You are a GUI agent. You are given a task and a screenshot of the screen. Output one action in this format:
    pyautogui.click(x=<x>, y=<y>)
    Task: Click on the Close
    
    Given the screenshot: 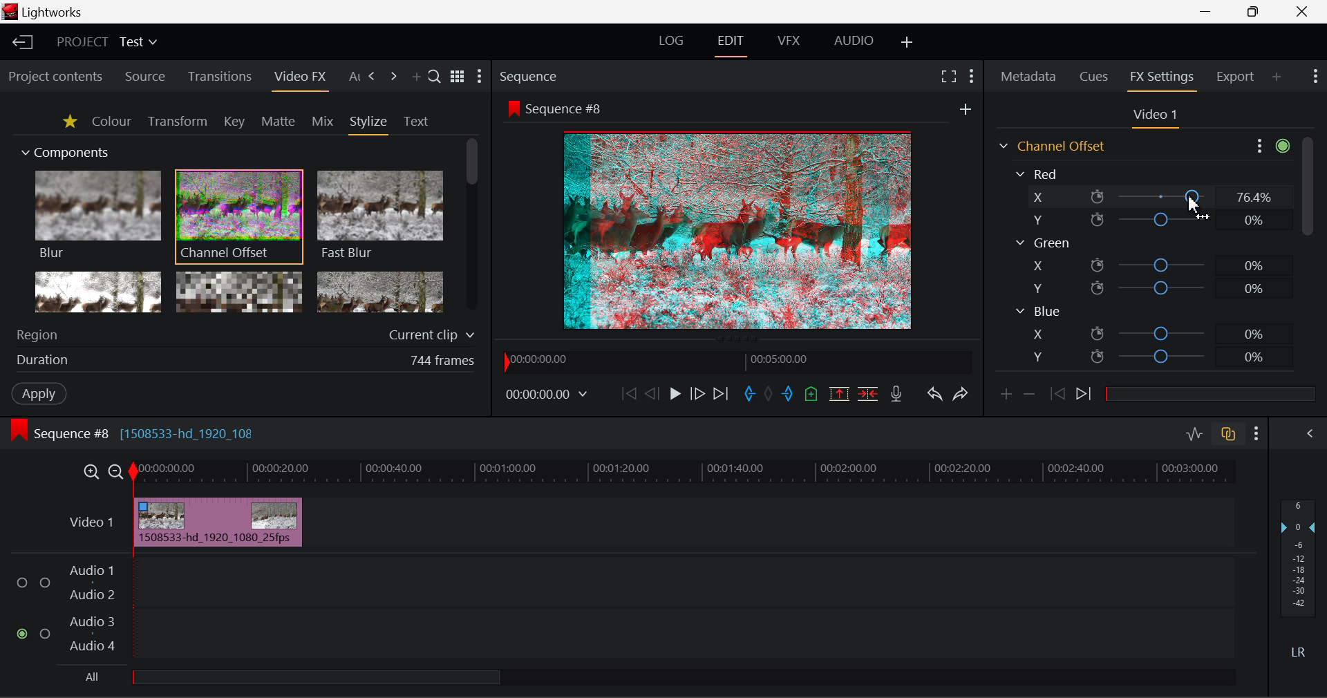 What is the action you would take?
    pyautogui.click(x=1301, y=12)
    